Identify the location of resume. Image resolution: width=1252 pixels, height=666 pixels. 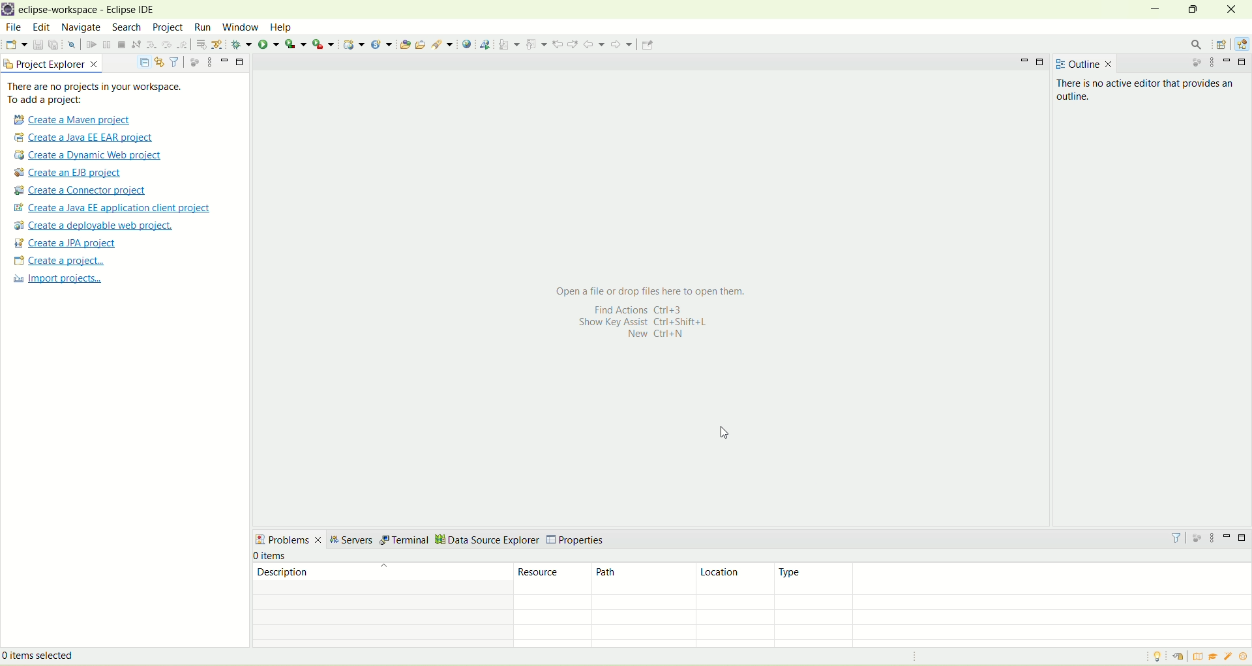
(142, 46).